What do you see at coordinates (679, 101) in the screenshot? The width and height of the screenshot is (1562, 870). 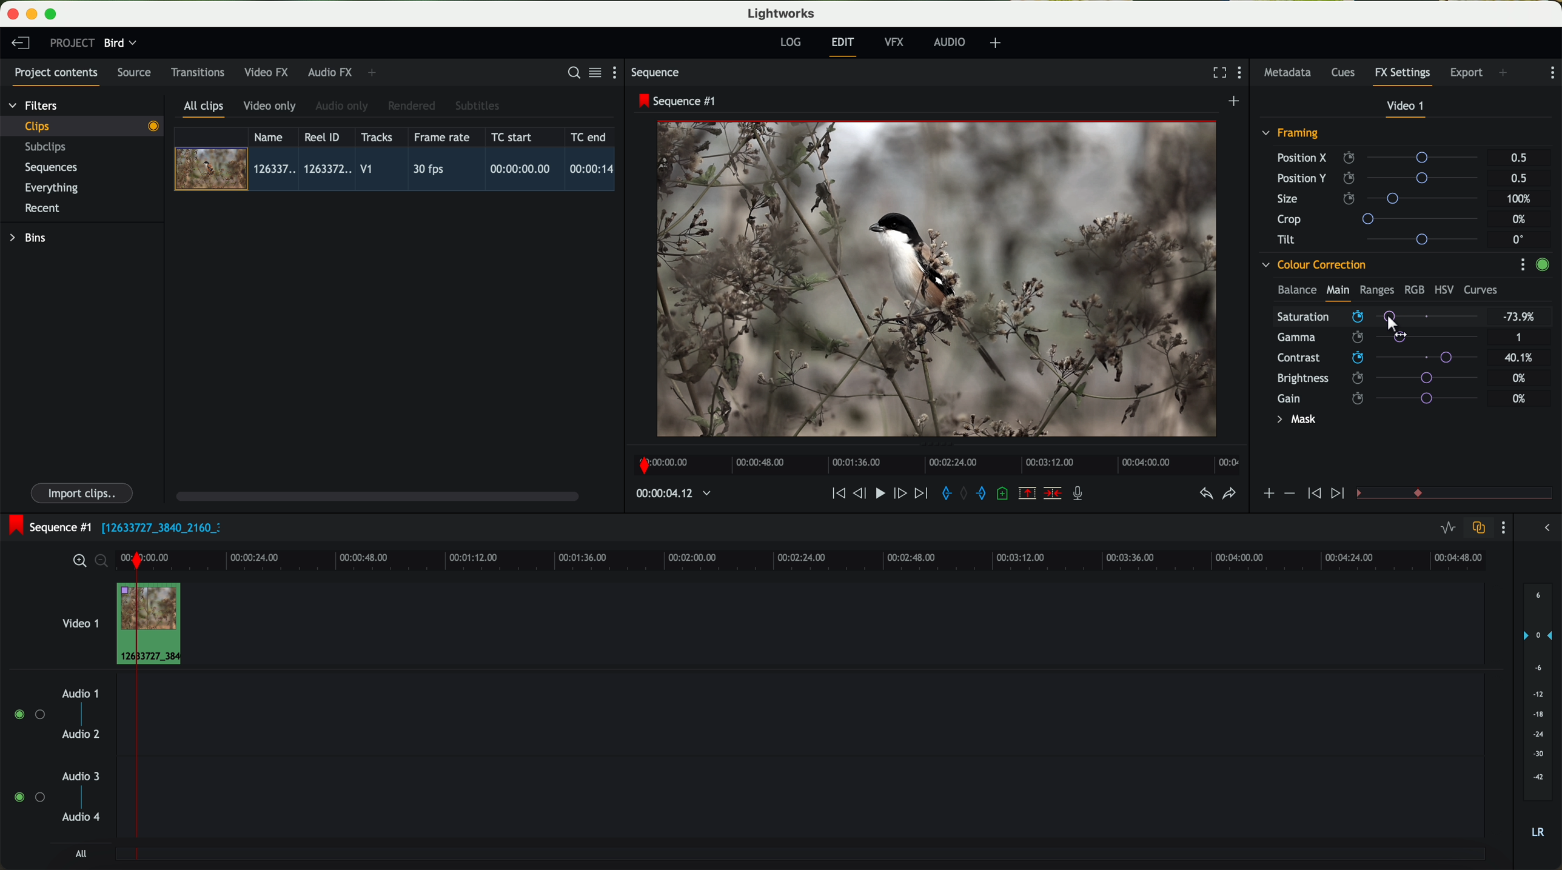 I see `sequence #1` at bounding box center [679, 101].